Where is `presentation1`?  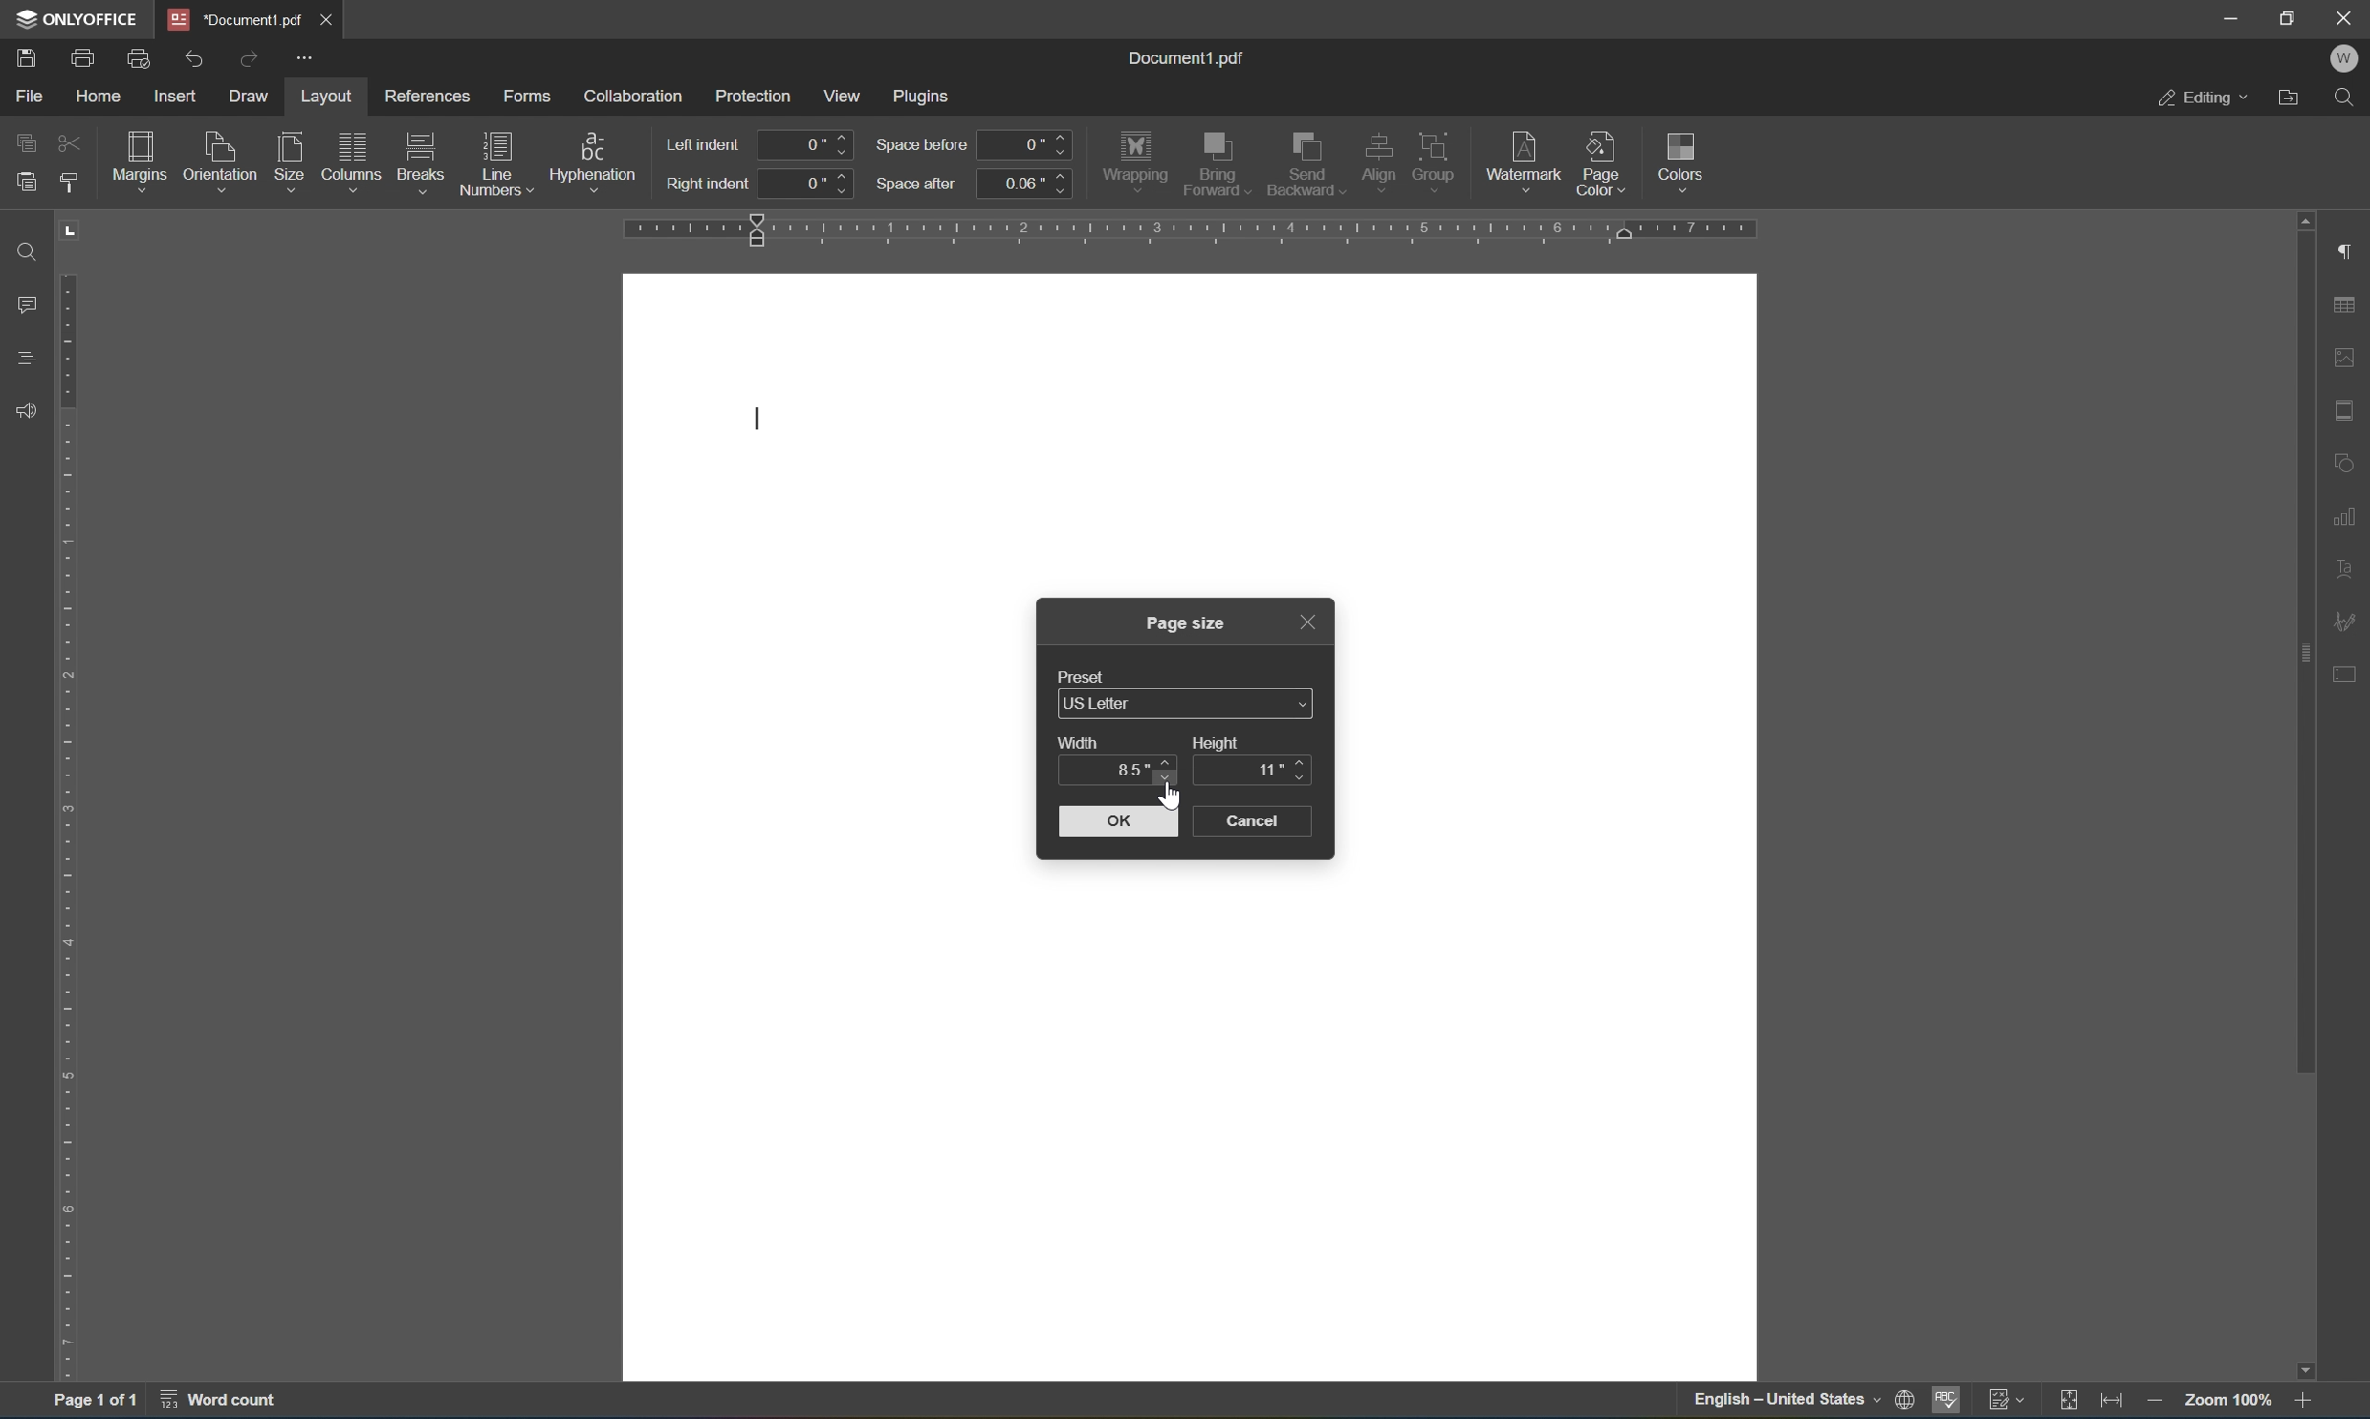
presentation1 is located at coordinates (235, 18).